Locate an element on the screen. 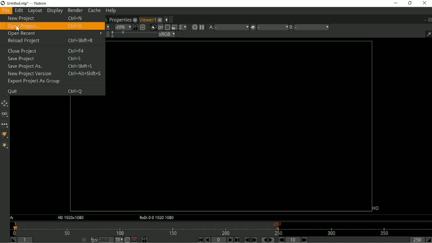  A is located at coordinates (13, 218).